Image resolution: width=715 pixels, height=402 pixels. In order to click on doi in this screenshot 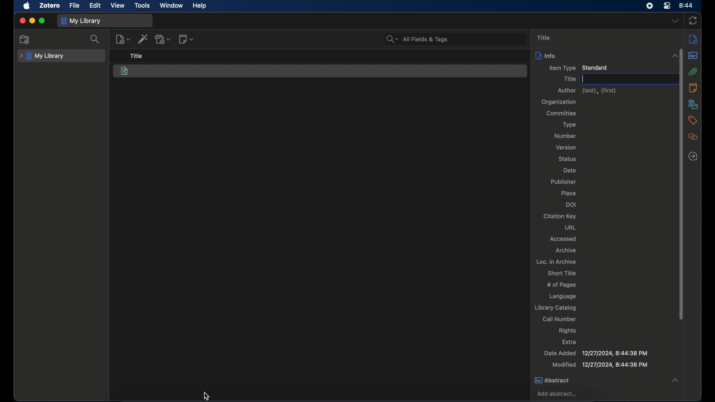, I will do `click(572, 204)`.